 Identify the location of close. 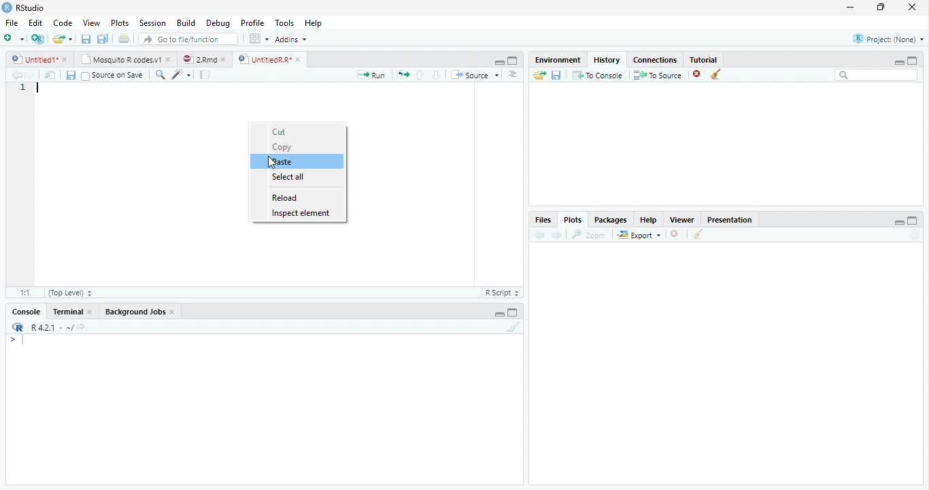
(913, 7).